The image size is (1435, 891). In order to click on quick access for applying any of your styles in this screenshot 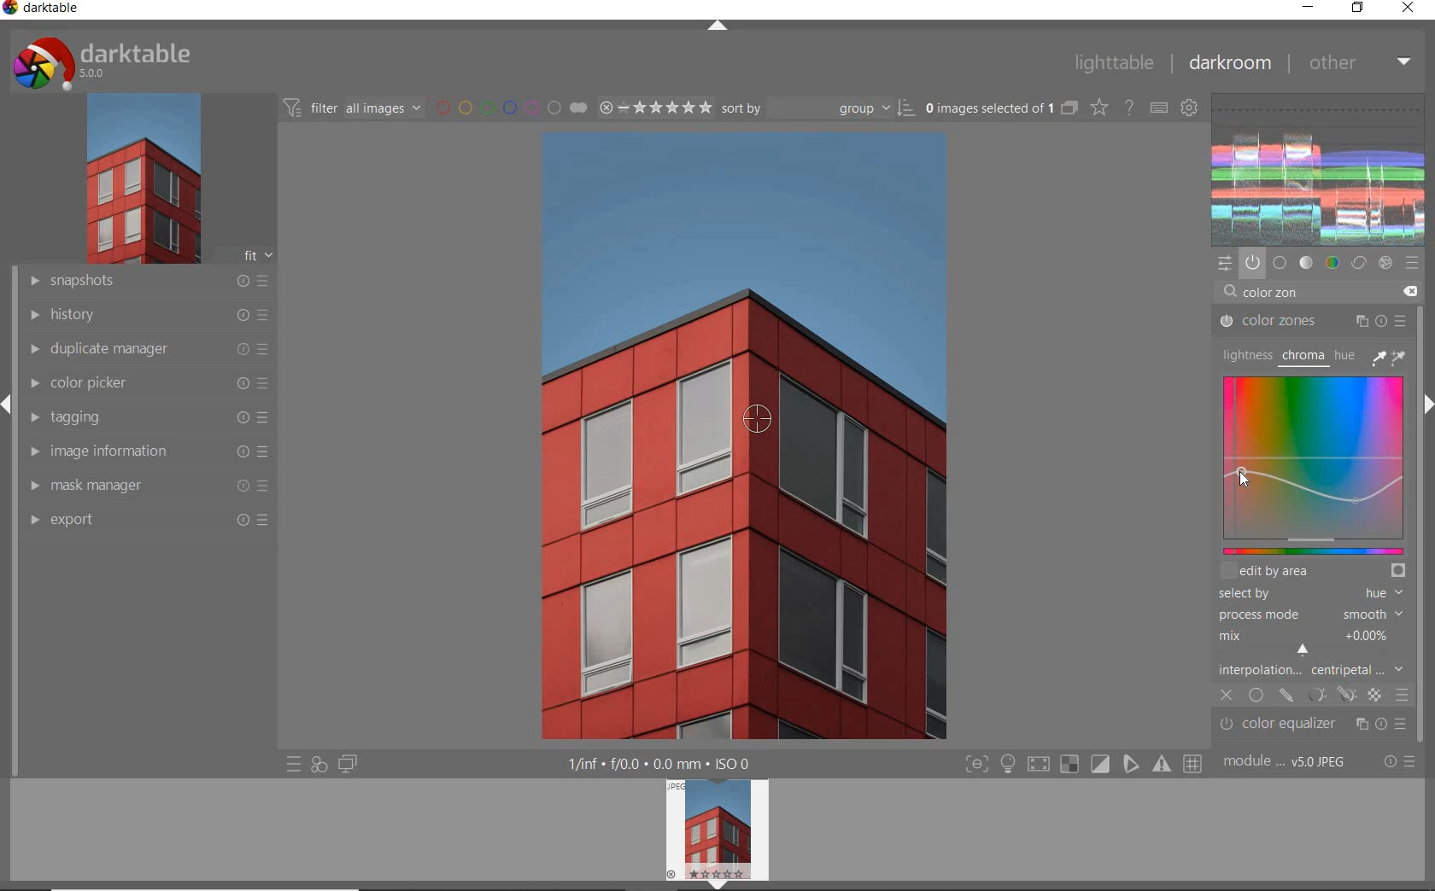, I will do `click(319, 764)`.